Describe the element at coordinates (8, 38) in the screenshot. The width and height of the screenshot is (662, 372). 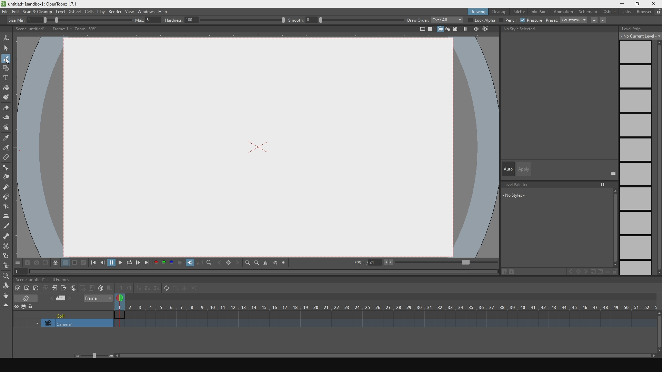
I see `animate` at that location.